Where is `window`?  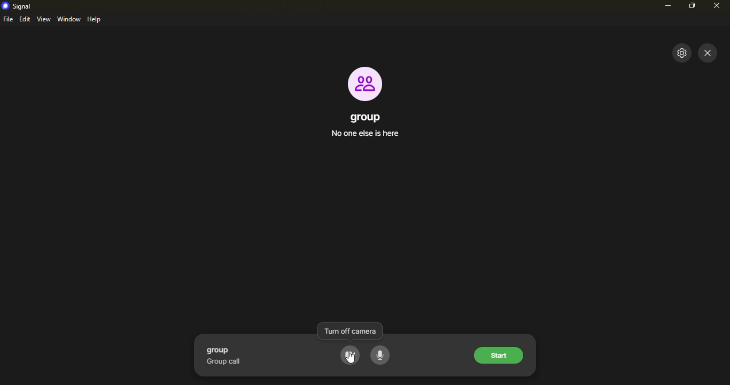 window is located at coordinates (69, 19).